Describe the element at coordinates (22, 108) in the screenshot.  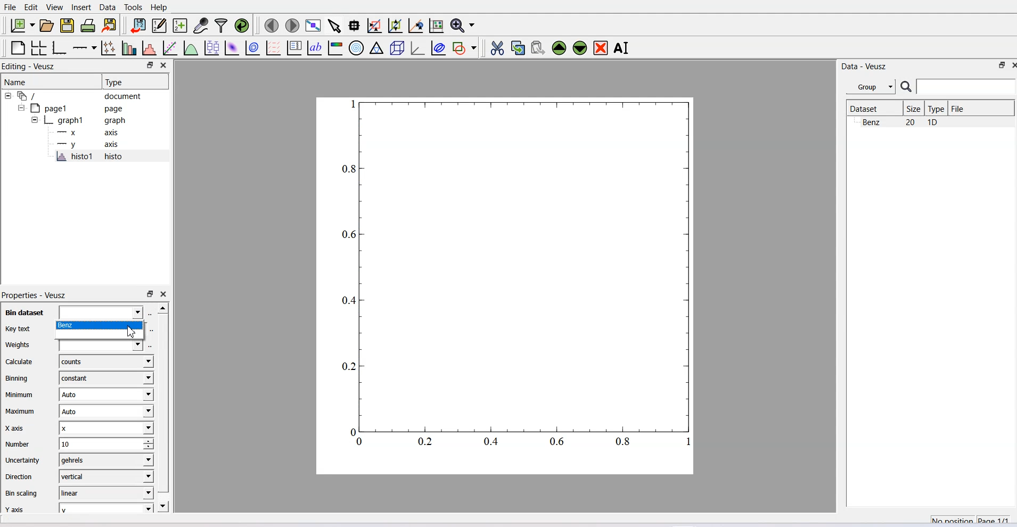
I see `Collapse` at that location.